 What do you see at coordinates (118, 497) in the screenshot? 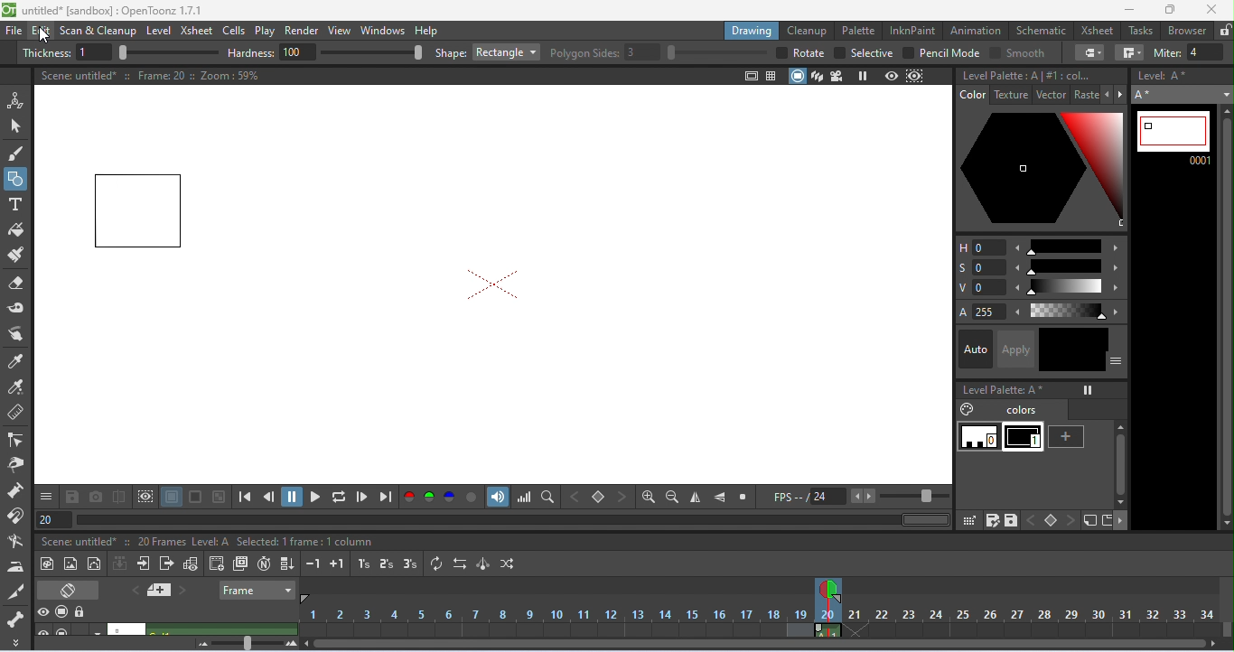
I see `compare snapshot` at bounding box center [118, 497].